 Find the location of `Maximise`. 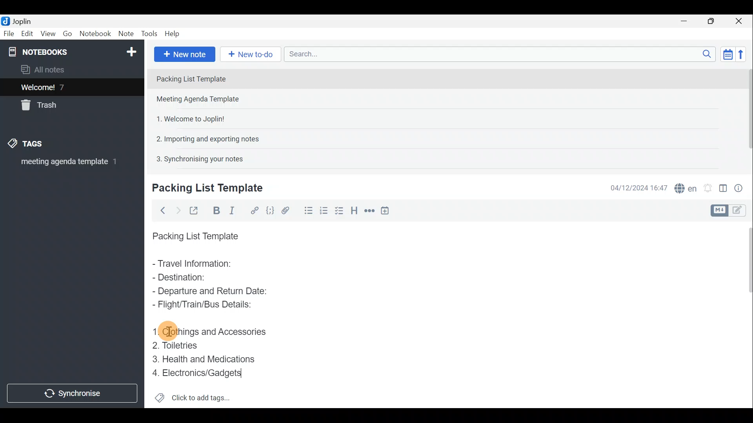

Maximise is located at coordinates (714, 21).